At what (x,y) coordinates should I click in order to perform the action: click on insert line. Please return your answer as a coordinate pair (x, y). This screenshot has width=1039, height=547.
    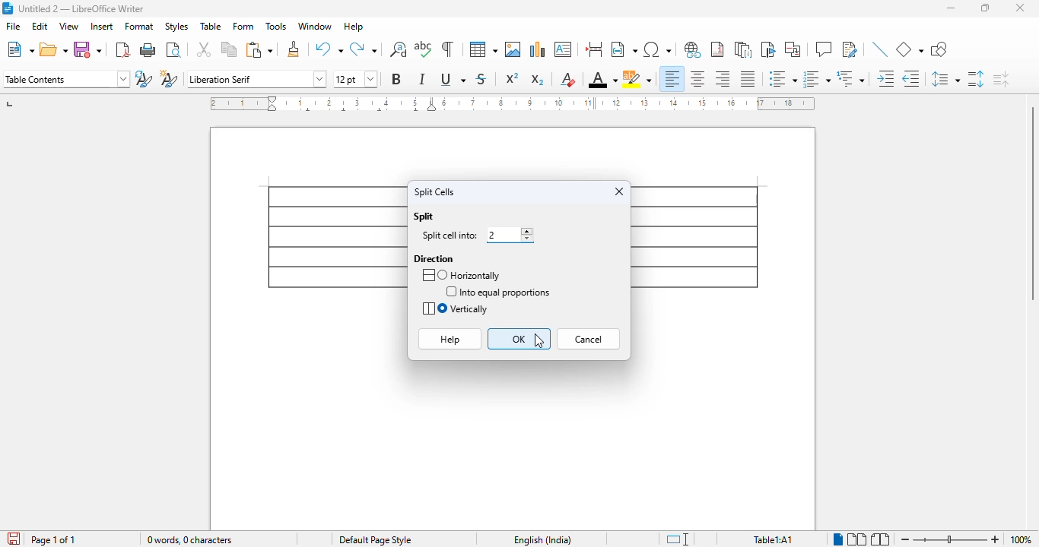
    Looking at the image, I should click on (882, 49).